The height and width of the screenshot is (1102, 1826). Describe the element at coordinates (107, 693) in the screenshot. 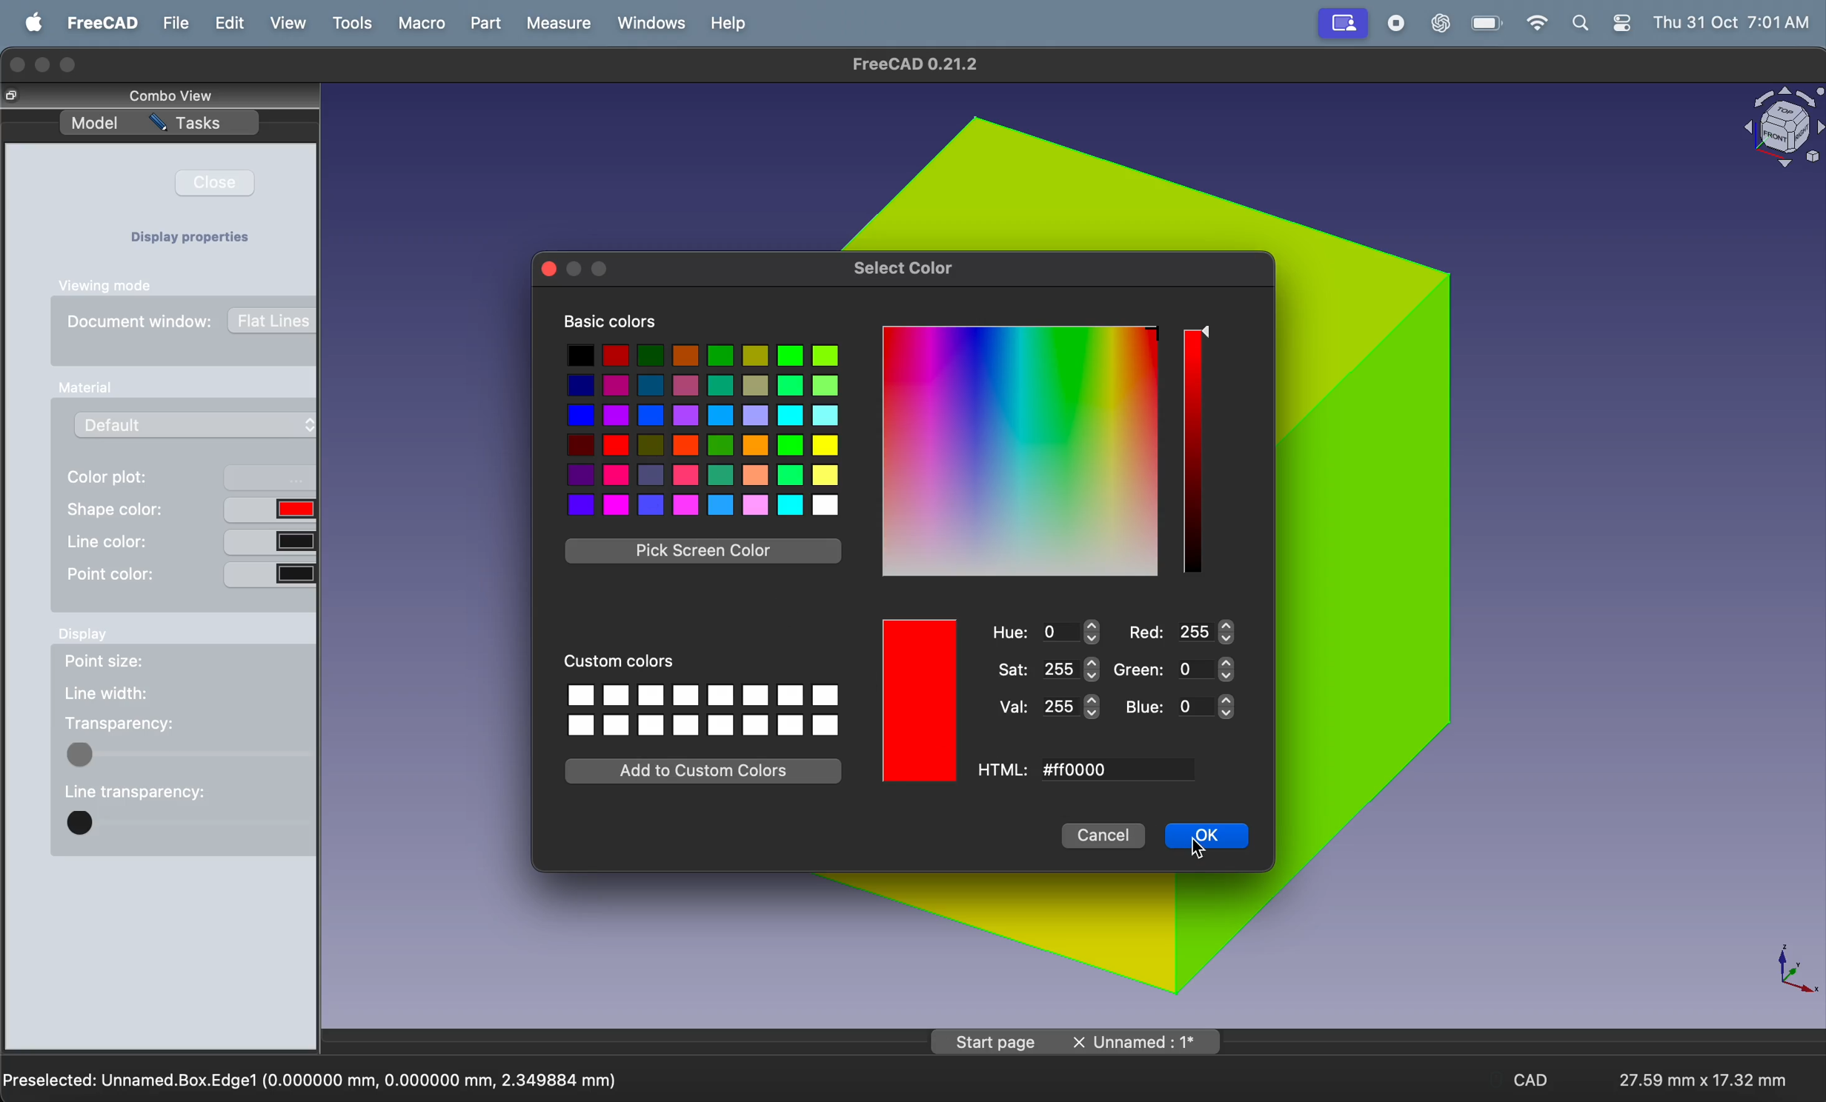

I see `line width` at that location.